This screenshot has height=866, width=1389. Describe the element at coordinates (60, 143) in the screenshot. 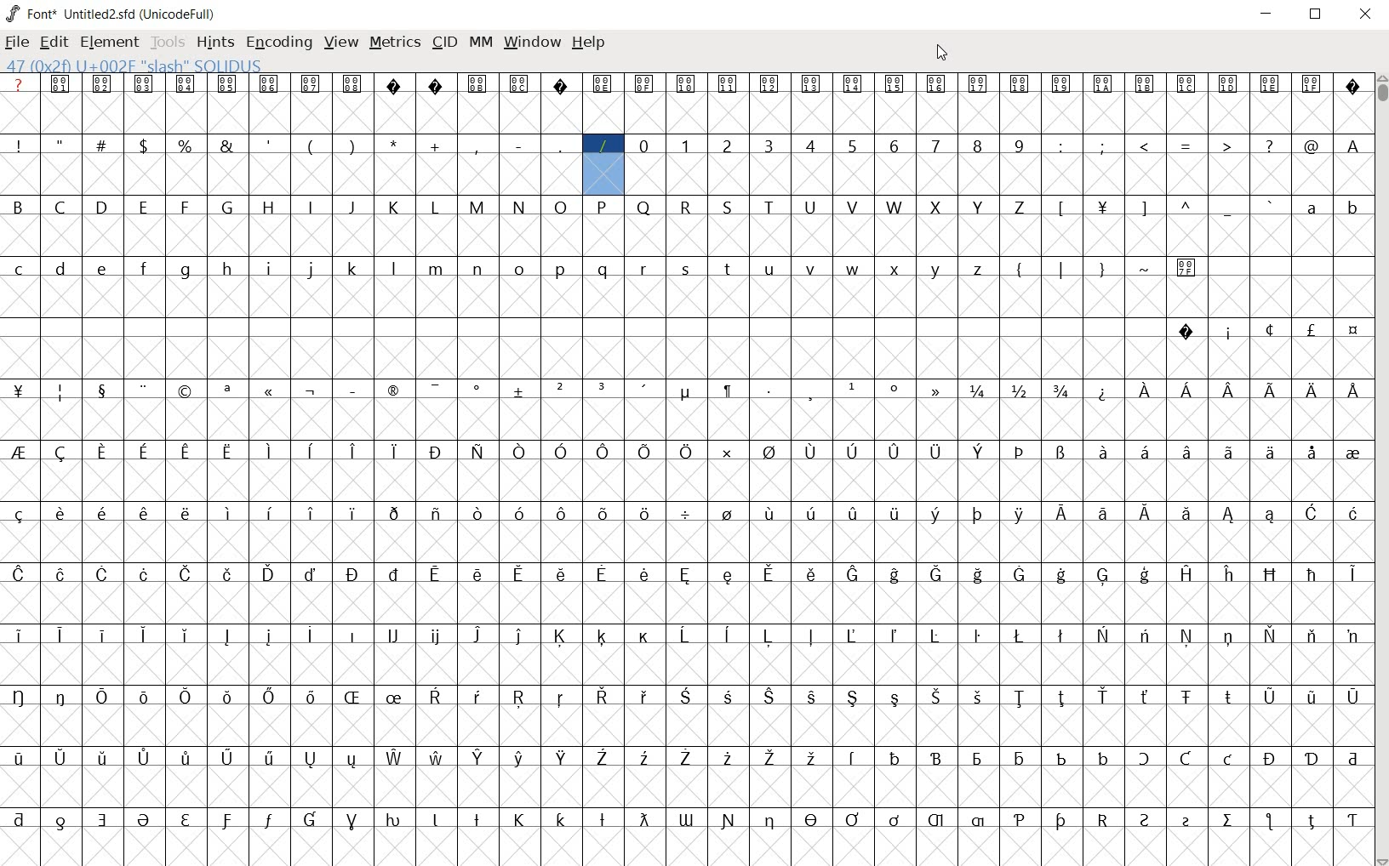

I see `glyph` at that location.